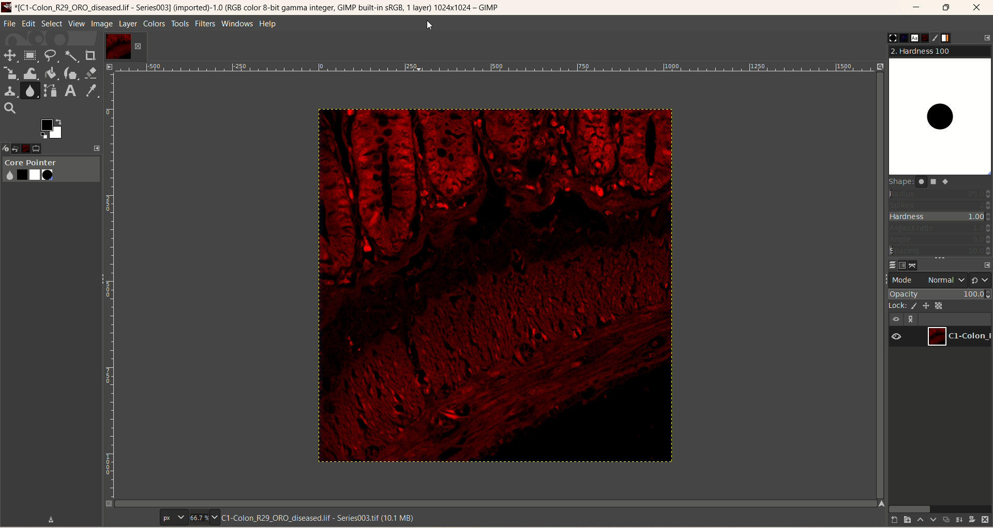 The width and height of the screenshot is (993, 528). I want to click on create a new layer, so click(904, 520).